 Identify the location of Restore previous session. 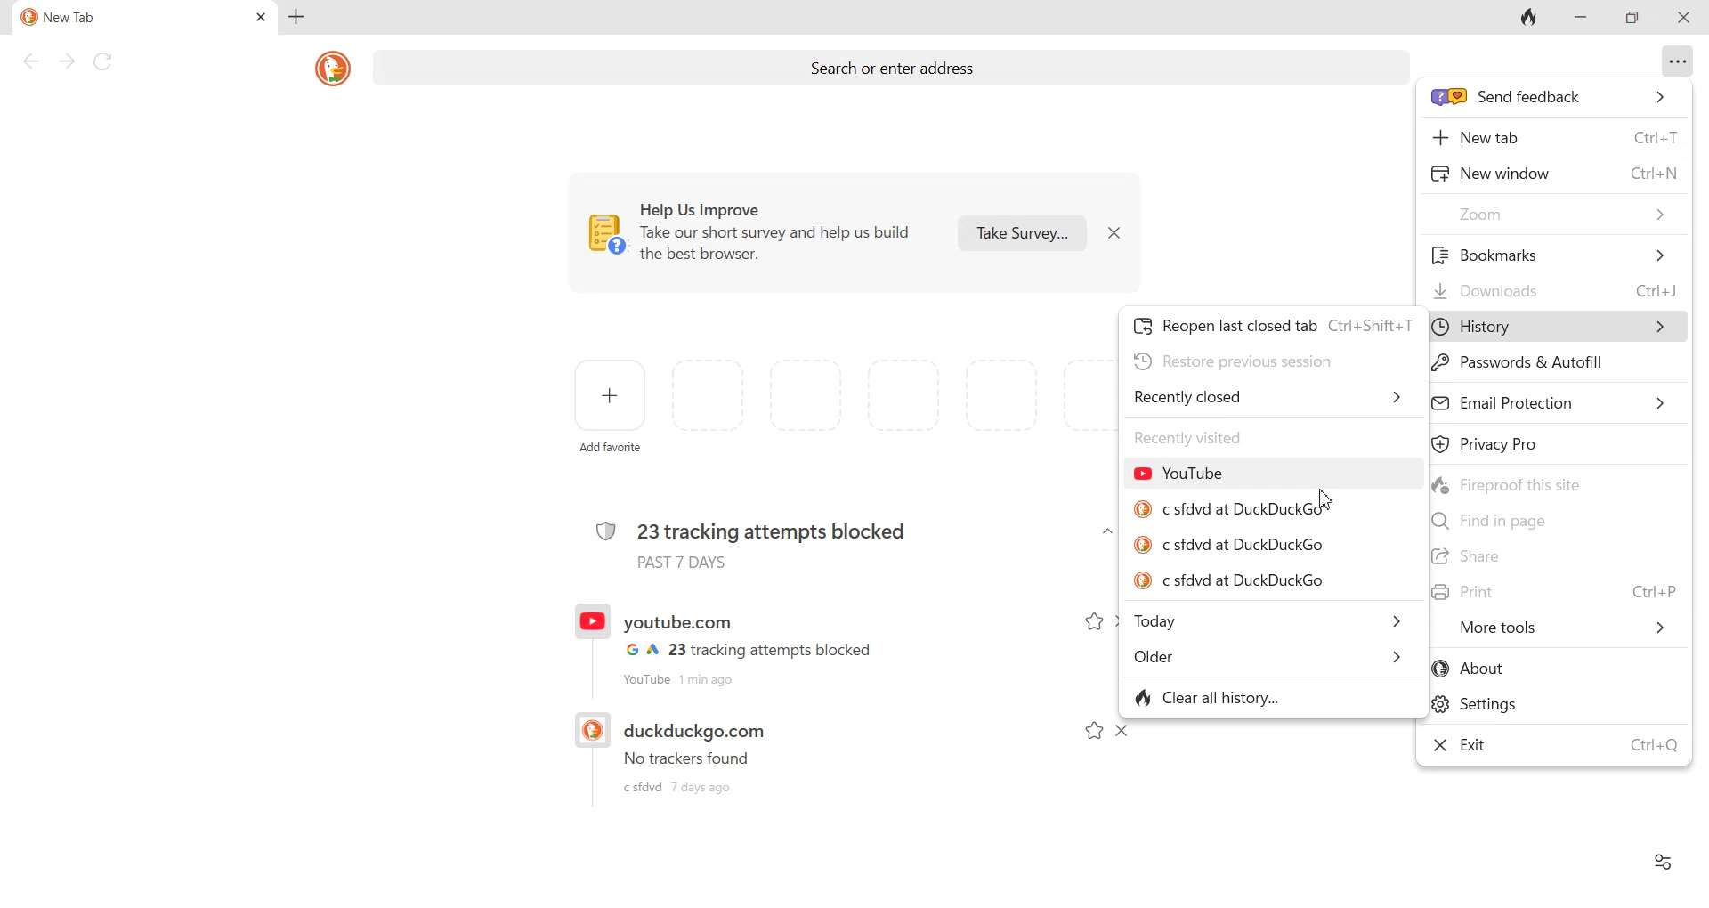
(1235, 361).